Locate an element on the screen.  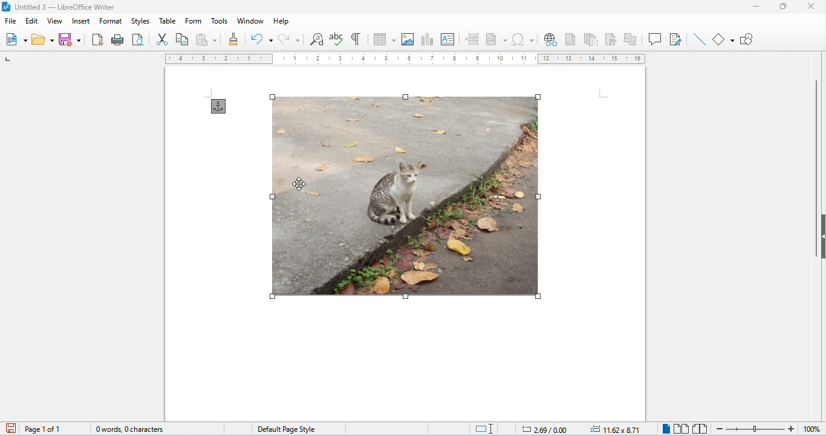
paste is located at coordinates (206, 39).